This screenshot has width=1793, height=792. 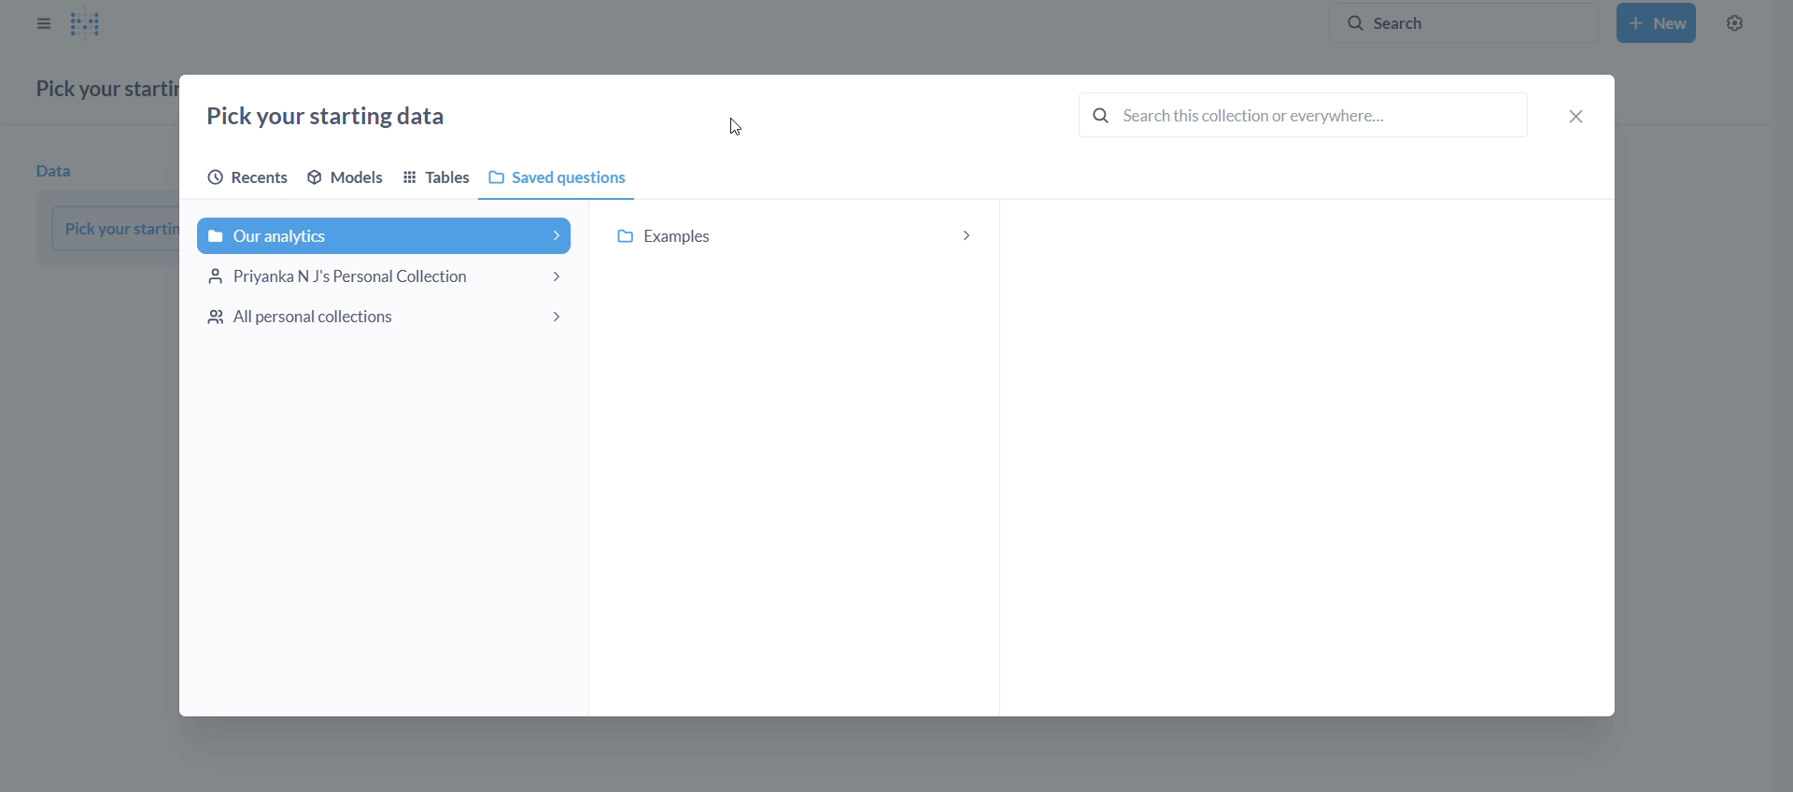 What do you see at coordinates (59, 172) in the screenshot?
I see `Data` at bounding box center [59, 172].